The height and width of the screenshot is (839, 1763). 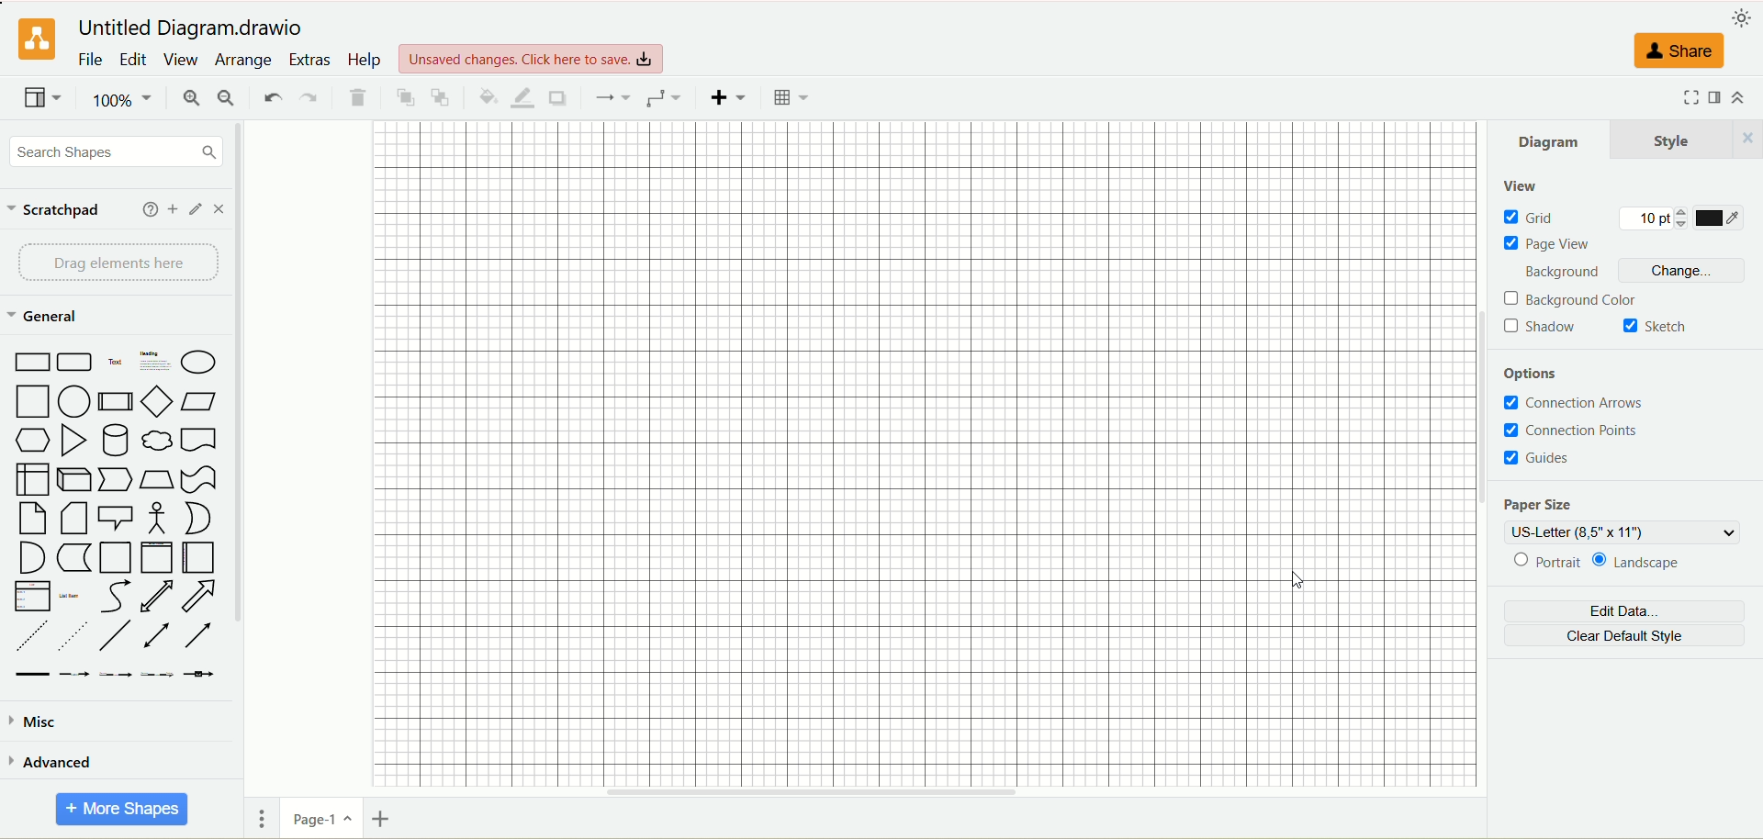 What do you see at coordinates (791, 97) in the screenshot?
I see `Table` at bounding box center [791, 97].